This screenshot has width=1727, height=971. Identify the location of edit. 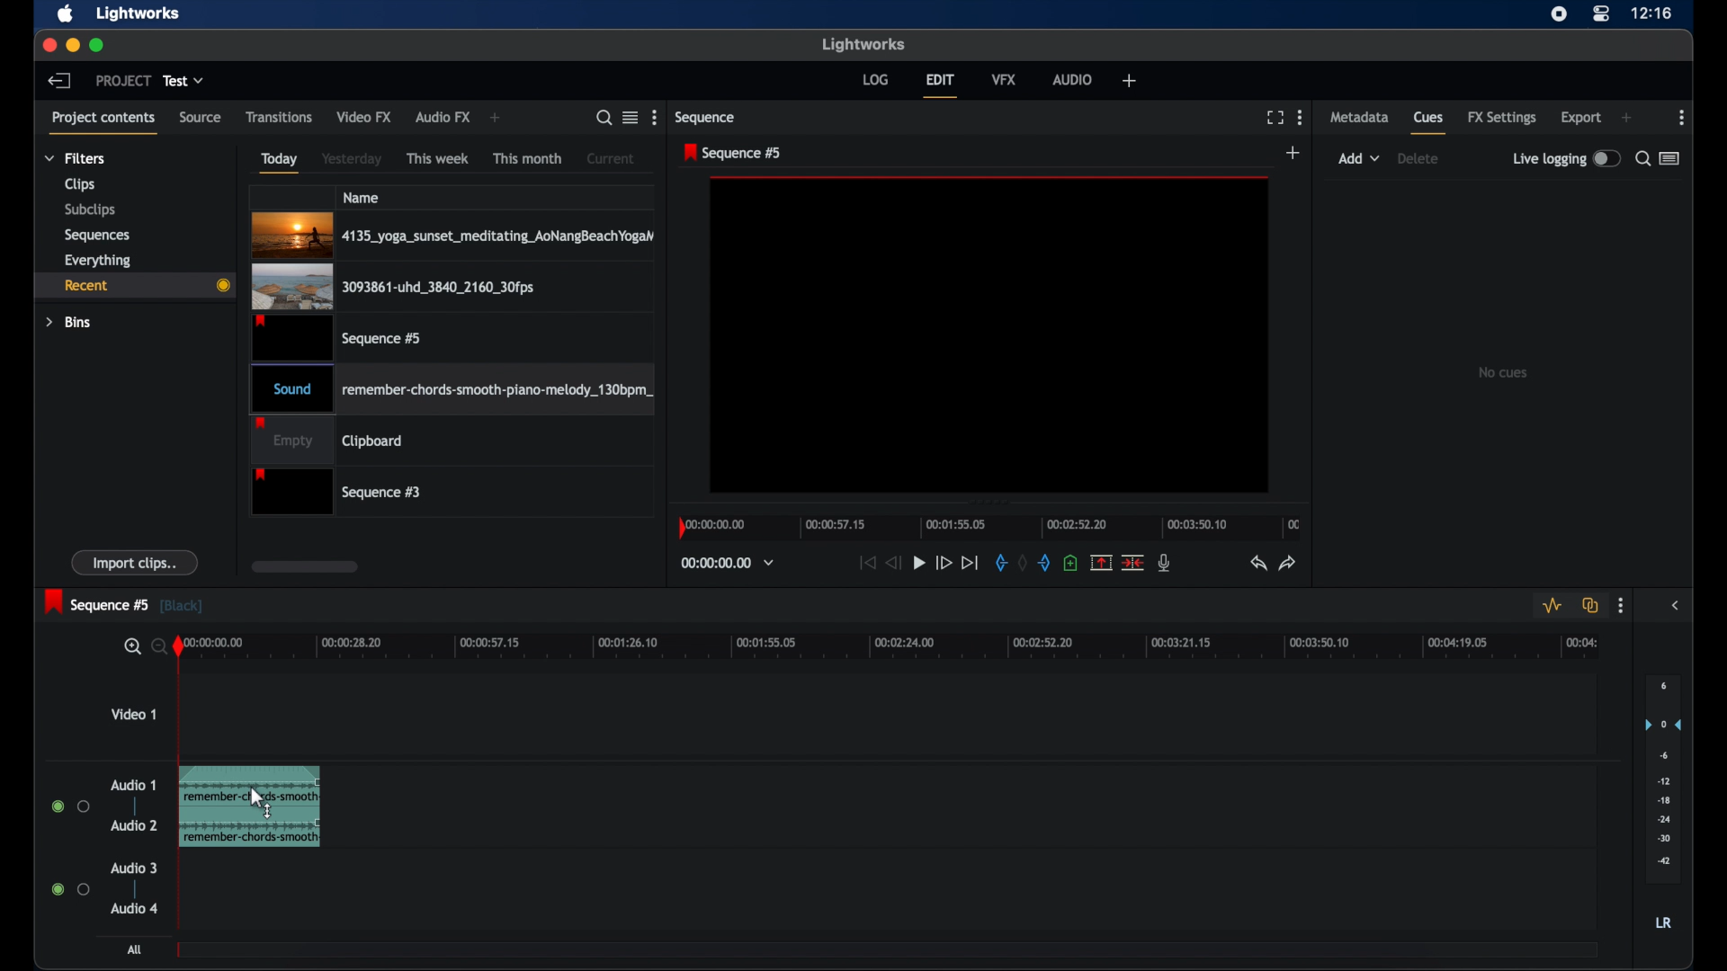
(940, 85).